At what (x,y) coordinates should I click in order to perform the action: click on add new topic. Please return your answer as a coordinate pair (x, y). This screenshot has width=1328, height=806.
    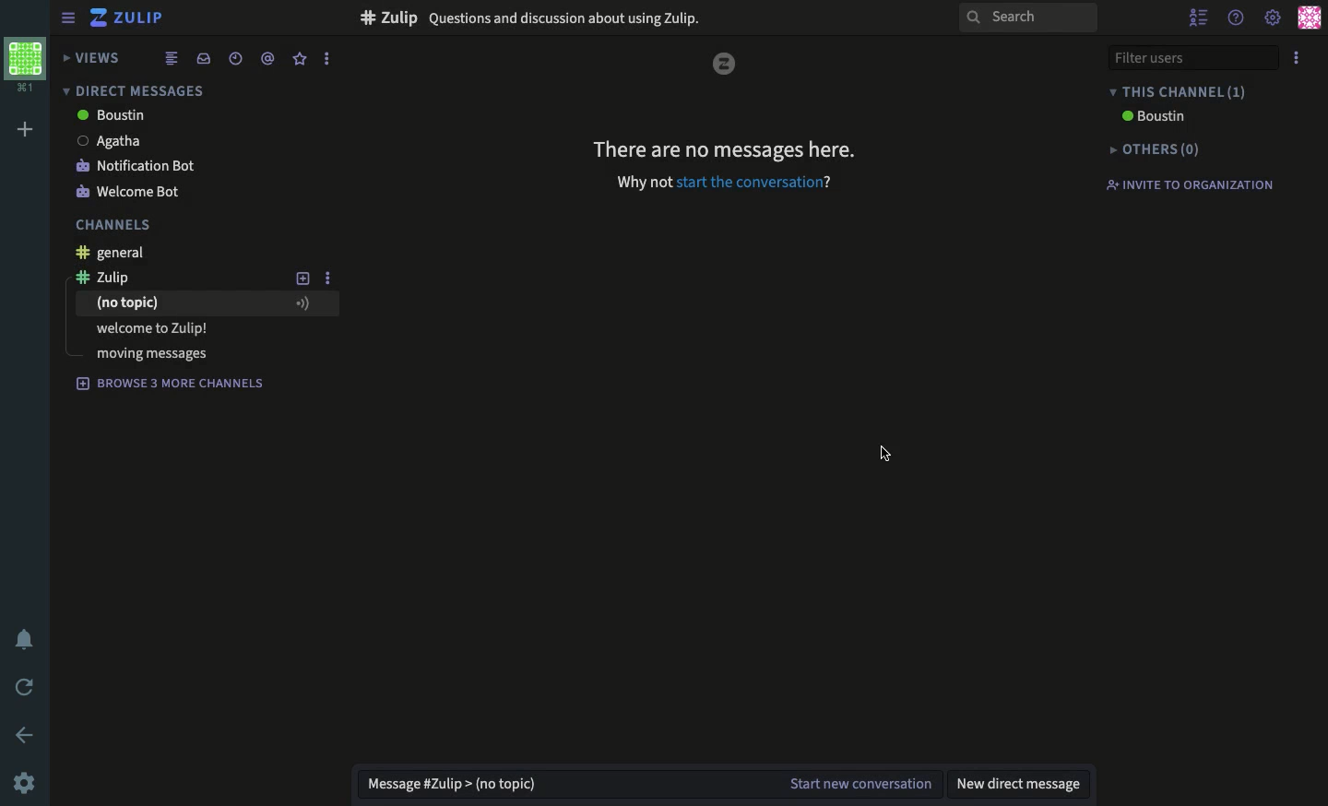
    Looking at the image, I should click on (303, 278).